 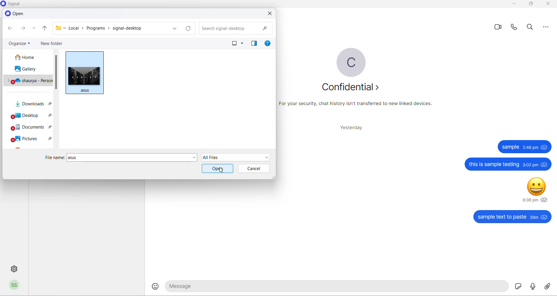 I want to click on seen, so click(x=545, y=200).